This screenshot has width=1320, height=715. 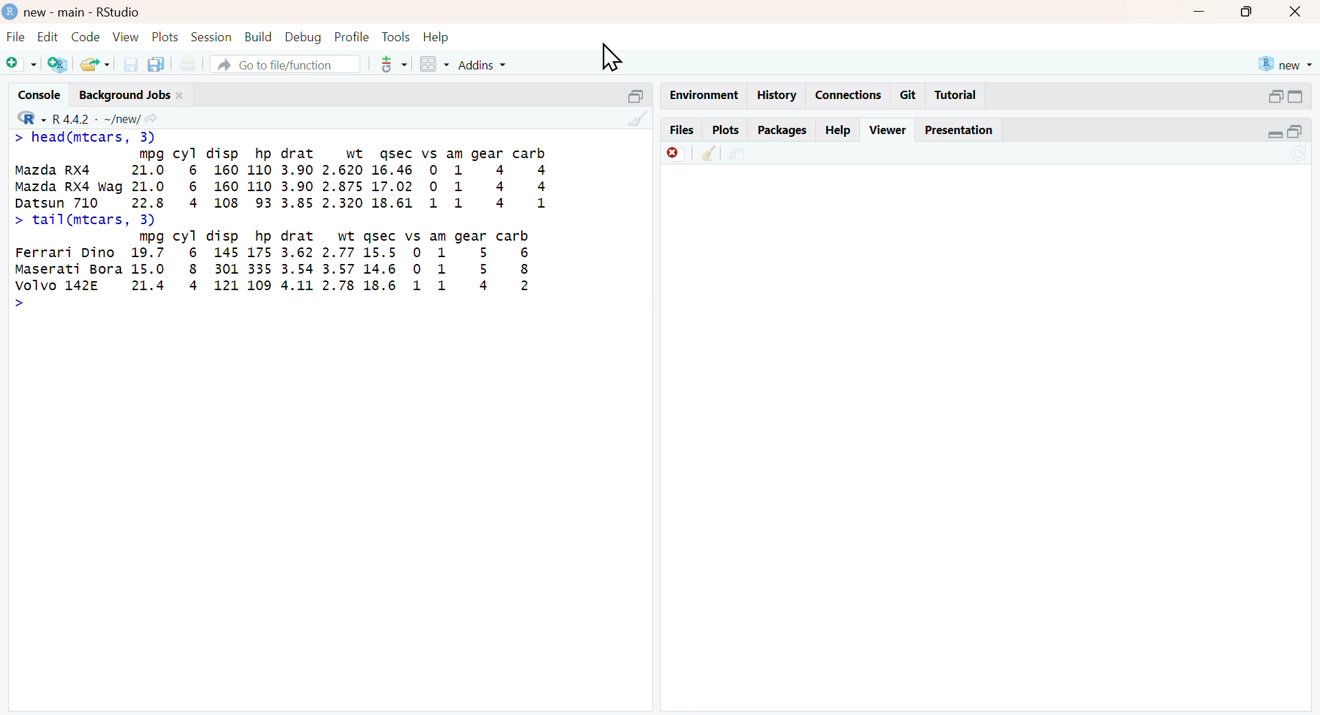 I want to click on Help, so click(x=443, y=35).